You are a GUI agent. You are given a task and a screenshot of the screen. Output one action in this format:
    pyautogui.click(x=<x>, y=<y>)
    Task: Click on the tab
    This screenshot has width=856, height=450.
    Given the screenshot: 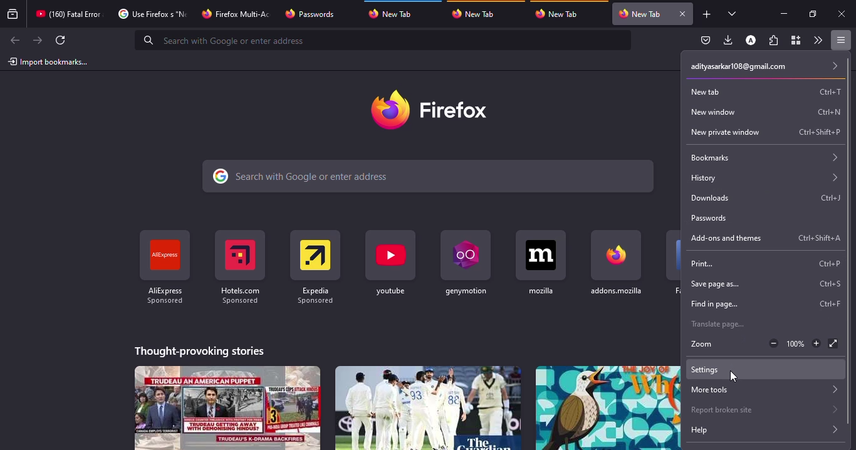 What is the action you would take?
    pyautogui.click(x=640, y=14)
    